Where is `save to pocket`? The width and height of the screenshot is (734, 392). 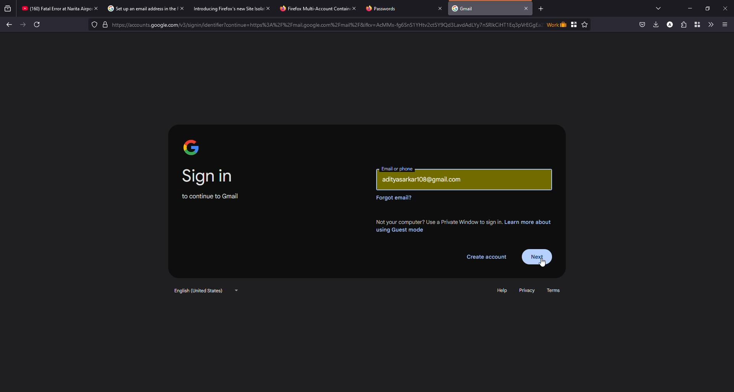 save to pocket is located at coordinates (641, 24).